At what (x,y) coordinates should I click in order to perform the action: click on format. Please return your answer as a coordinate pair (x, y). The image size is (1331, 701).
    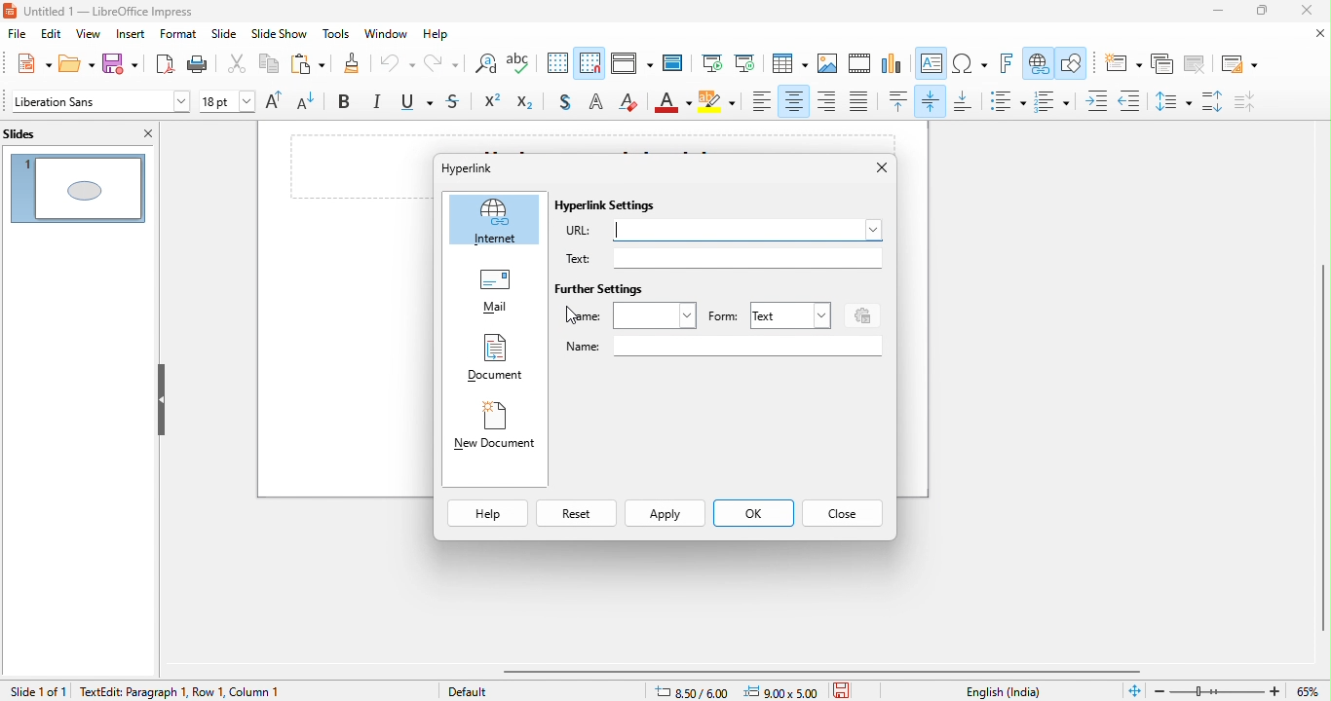
    Looking at the image, I should click on (178, 35).